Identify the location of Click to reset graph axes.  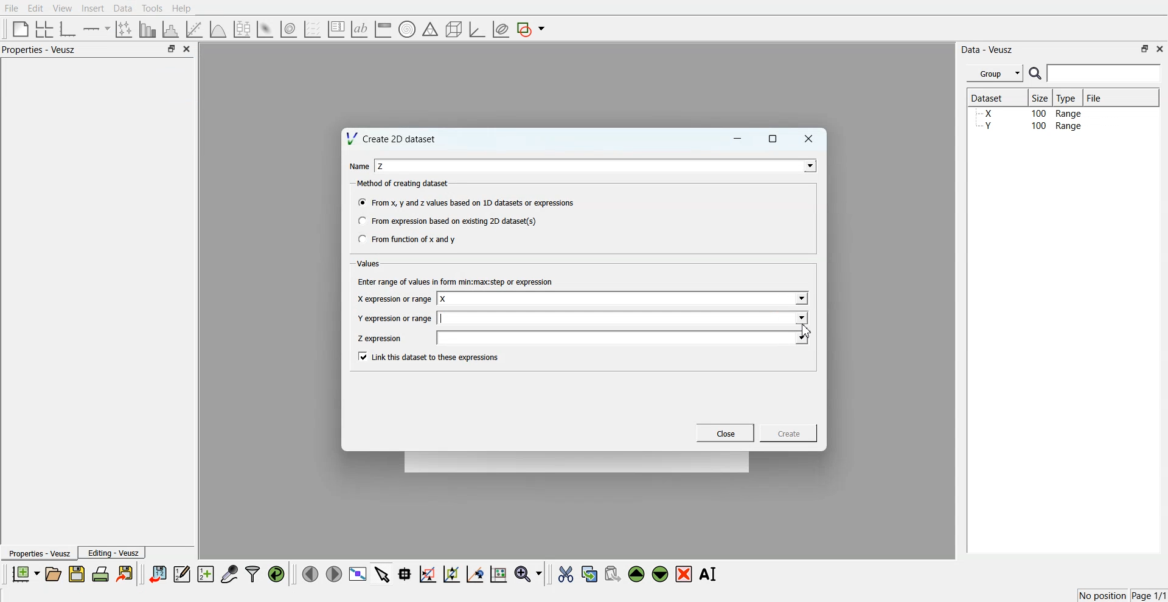
(498, 573).